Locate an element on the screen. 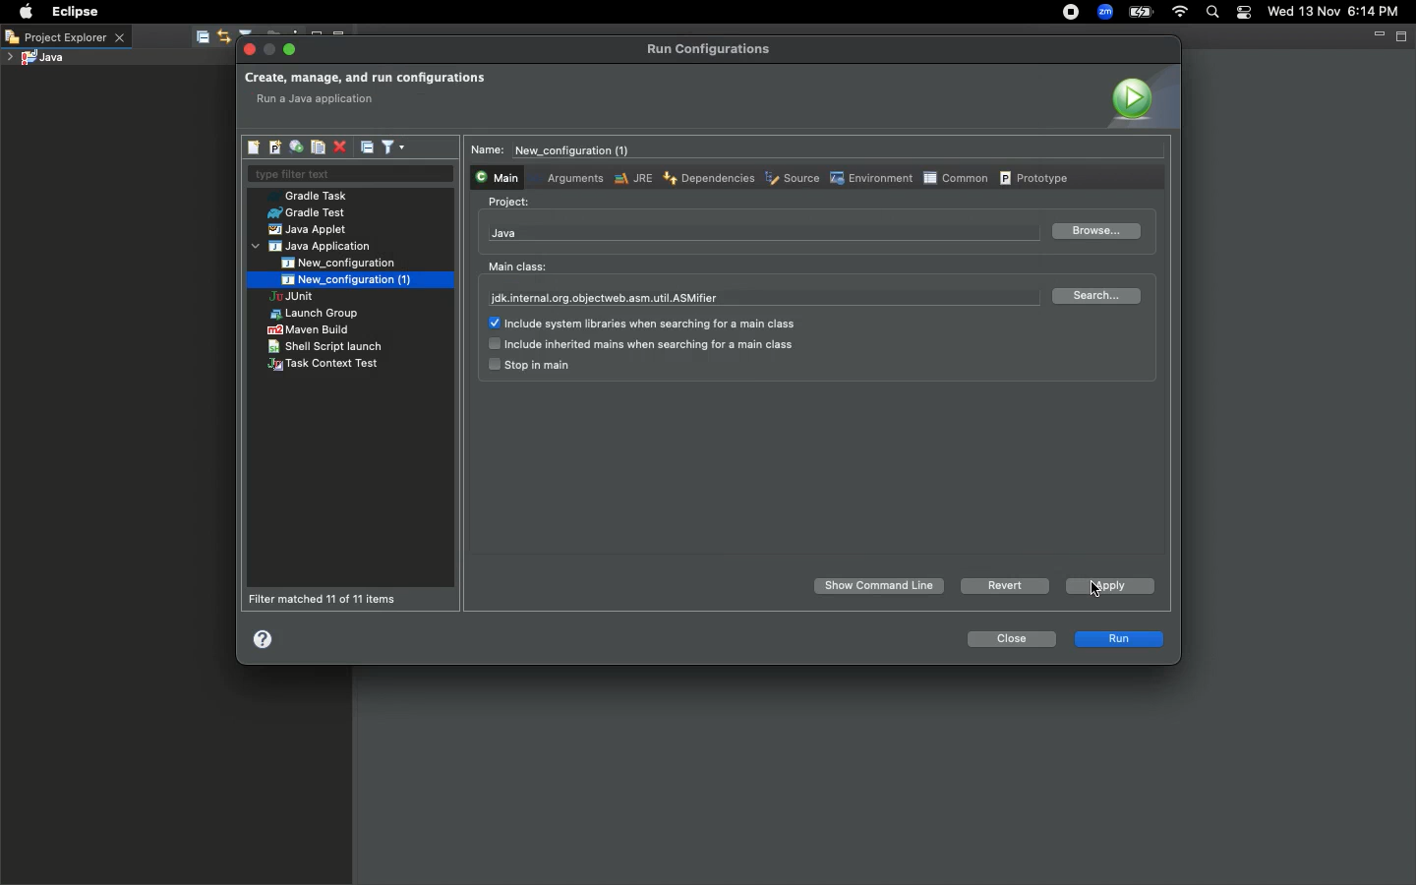  Notification is located at coordinates (1245, 13).